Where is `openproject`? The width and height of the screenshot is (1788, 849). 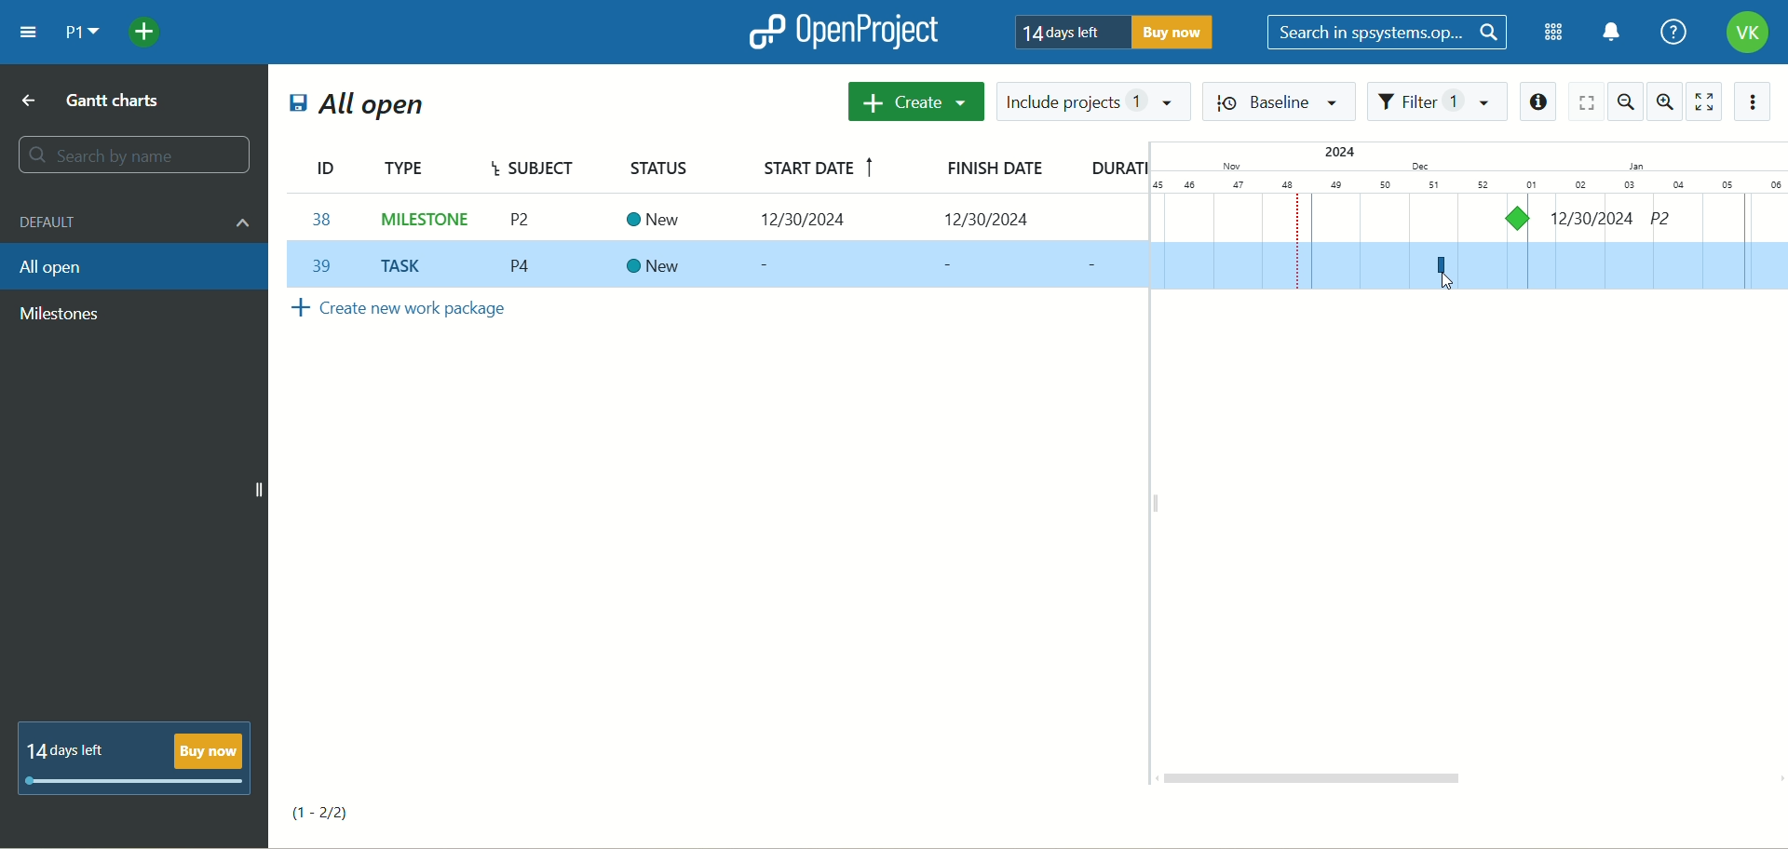 openproject is located at coordinates (842, 31).